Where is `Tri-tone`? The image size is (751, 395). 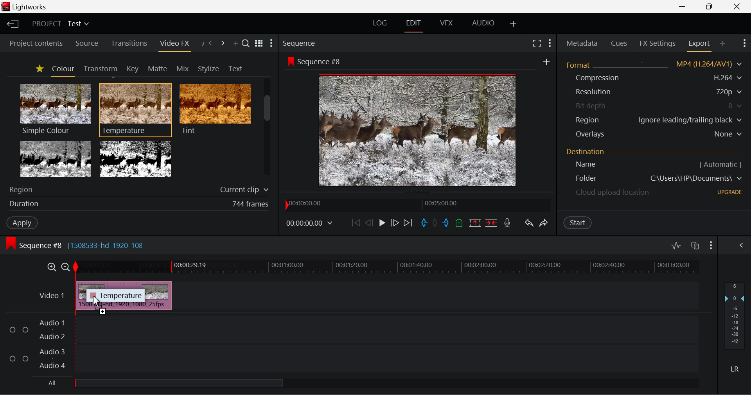 Tri-tone is located at coordinates (56, 158).